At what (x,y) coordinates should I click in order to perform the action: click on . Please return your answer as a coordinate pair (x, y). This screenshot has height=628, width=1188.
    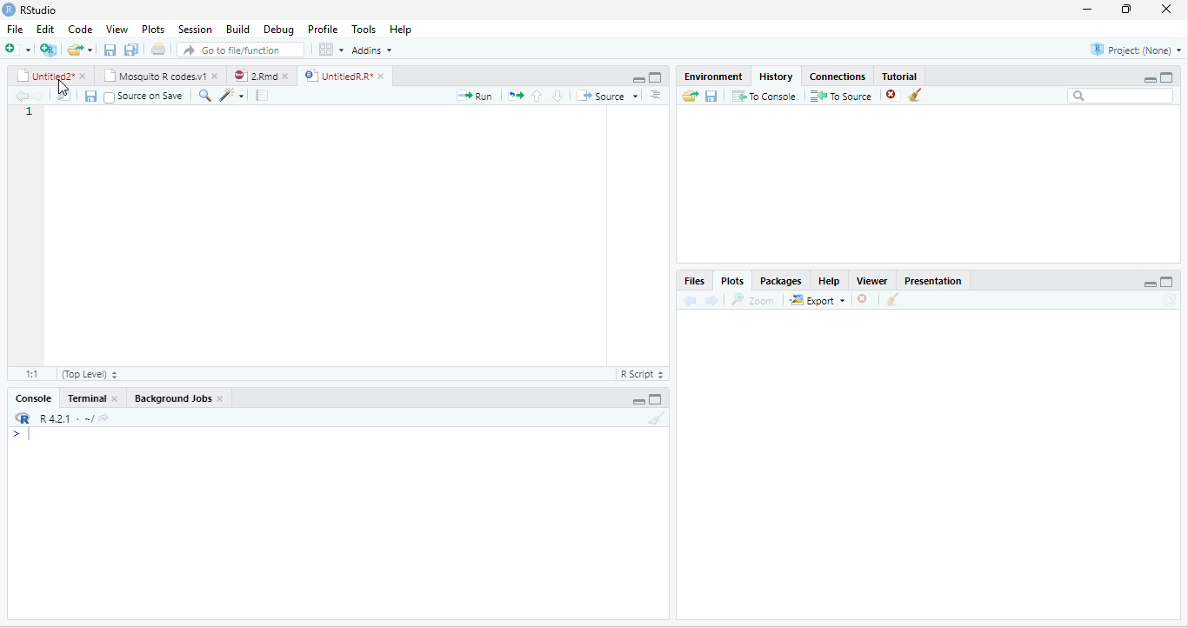
    Looking at the image, I should click on (133, 48).